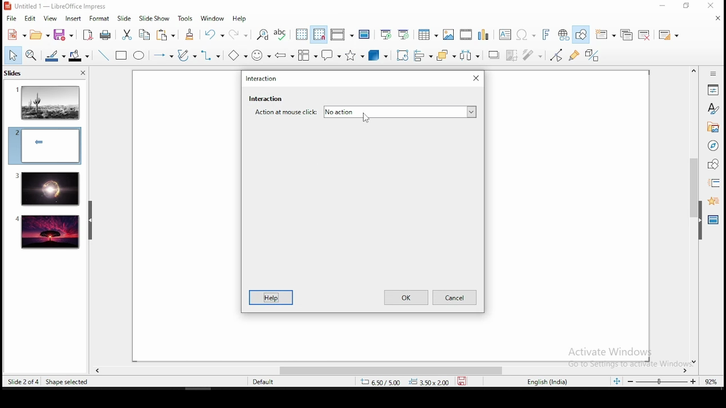  Describe the element at coordinates (355, 55) in the screenshot. I see `stars and banners` at that location.